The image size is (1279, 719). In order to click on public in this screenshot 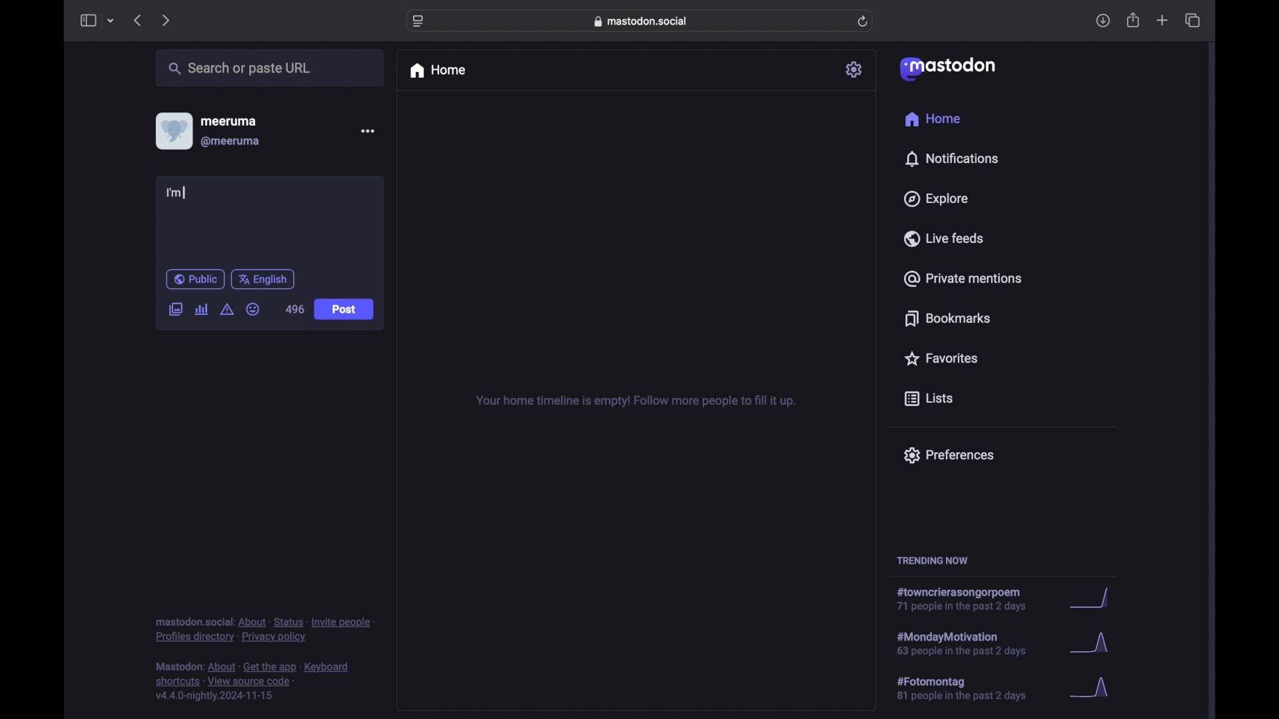, I will do `click(195, 279)`.